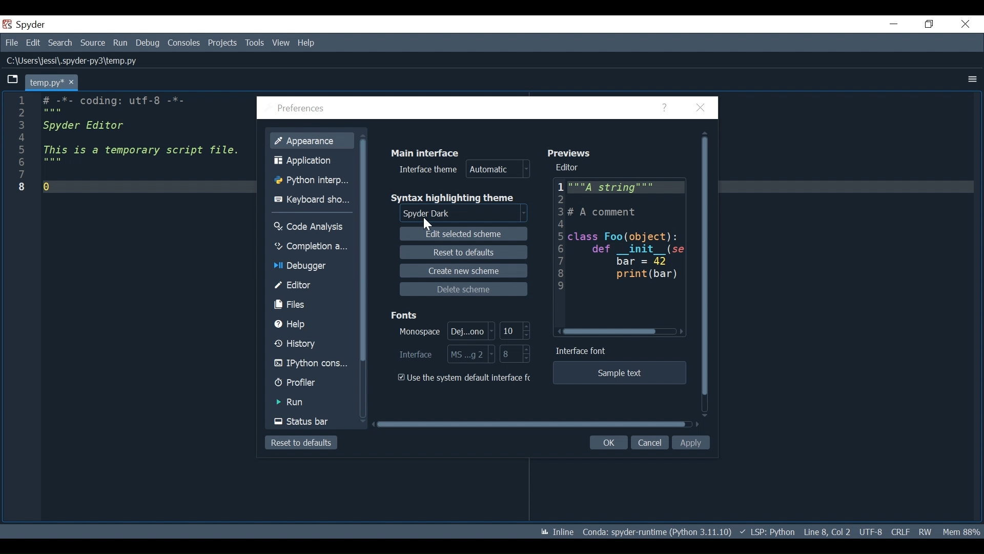 The image size is (984, 554). Describe the element at coordinates (312, 162) in the screenshot. I see `Application` at that location.